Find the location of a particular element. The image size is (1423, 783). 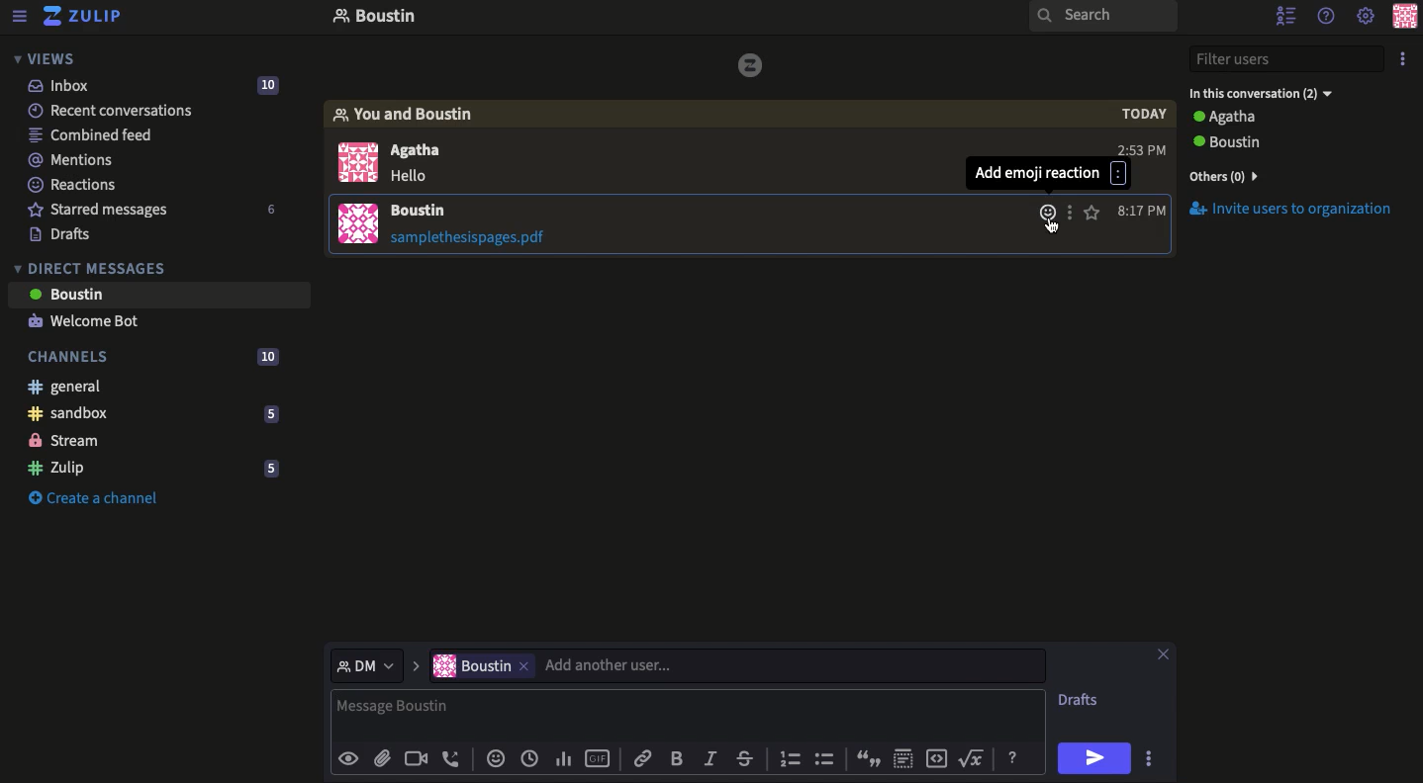

Strikethrough  is located at coordinates (746, 758).